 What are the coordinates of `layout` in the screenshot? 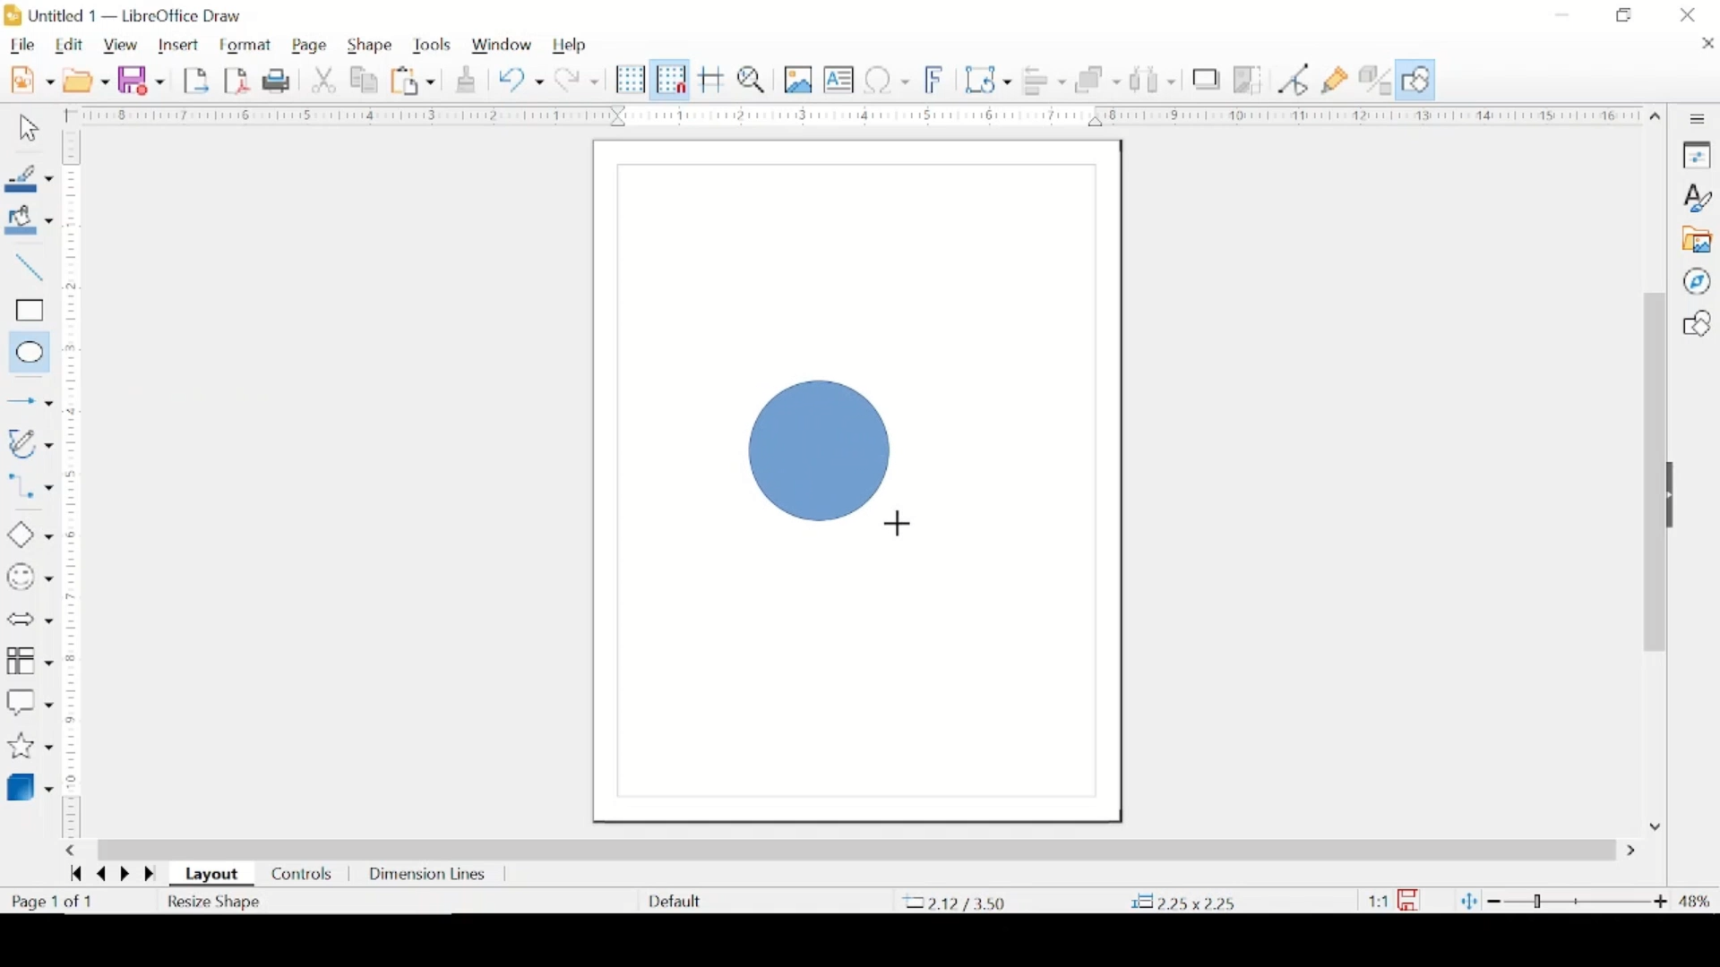 It's located at (212, 877).